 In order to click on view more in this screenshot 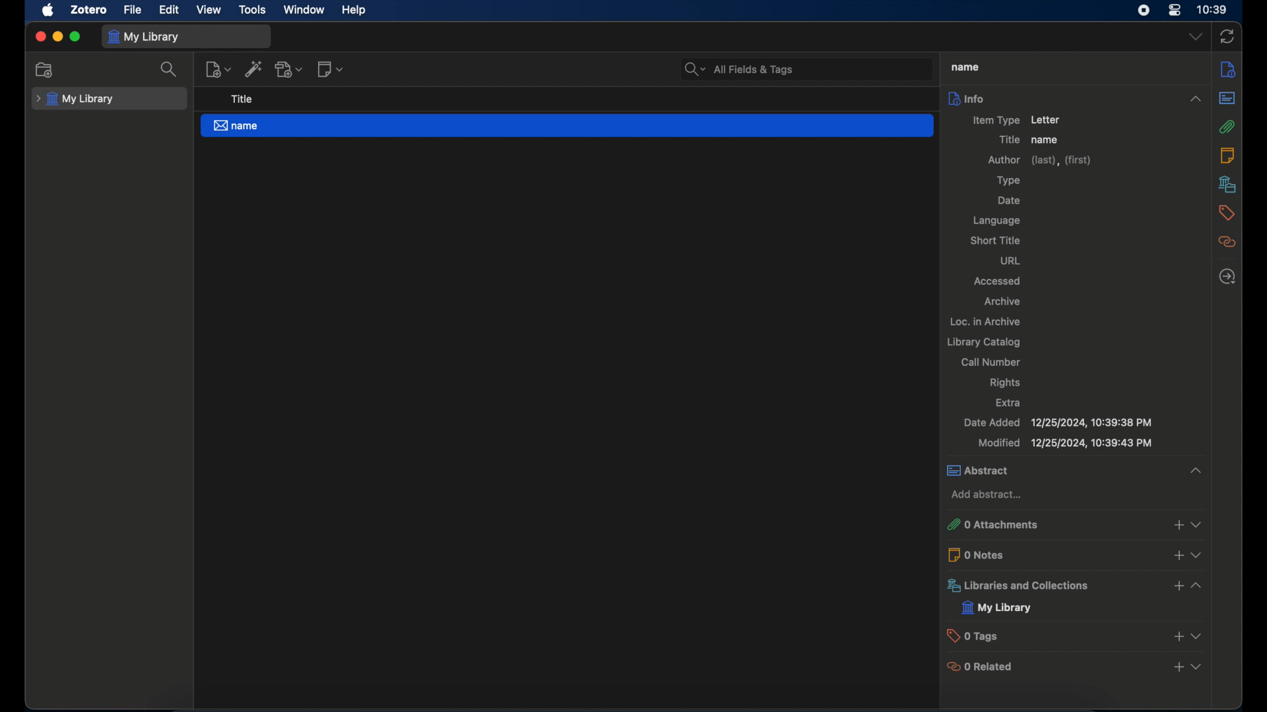, I will do `click(1197, 556)`.